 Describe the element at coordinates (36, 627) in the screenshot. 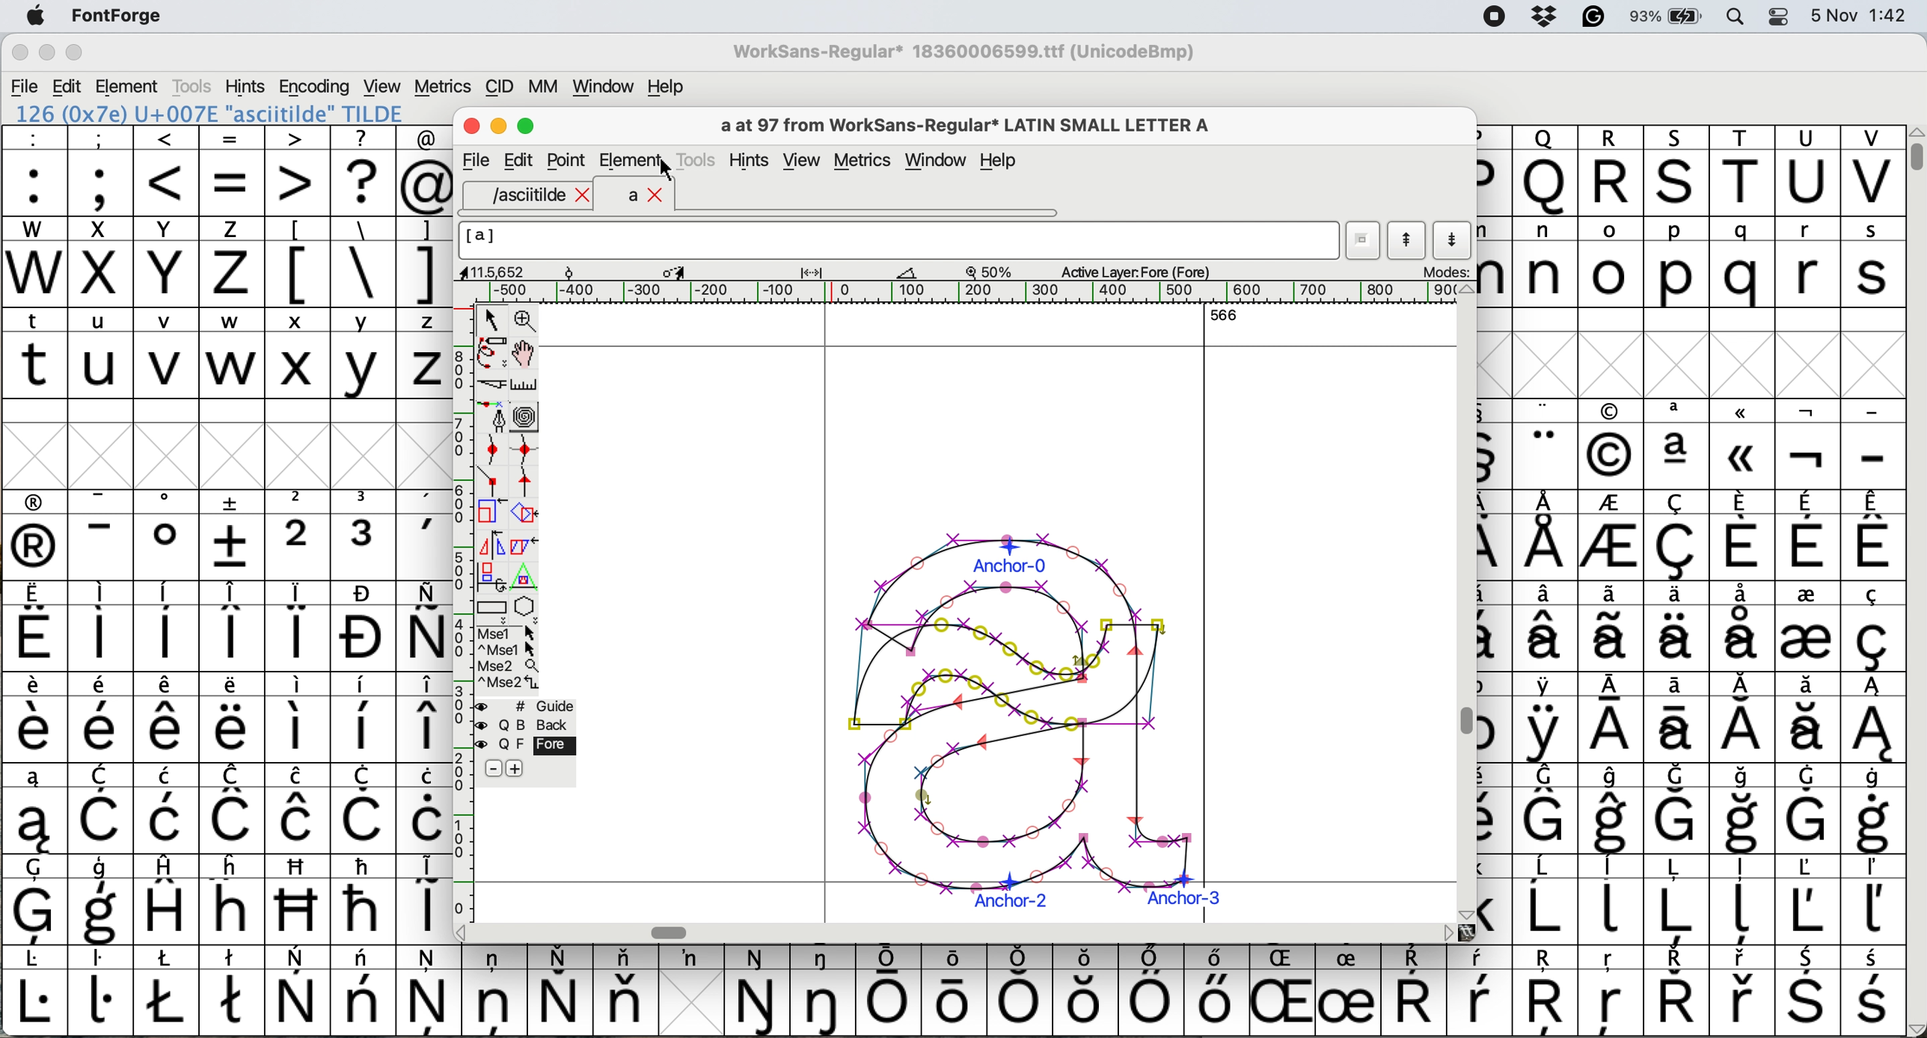

I see `symbol` at that location.